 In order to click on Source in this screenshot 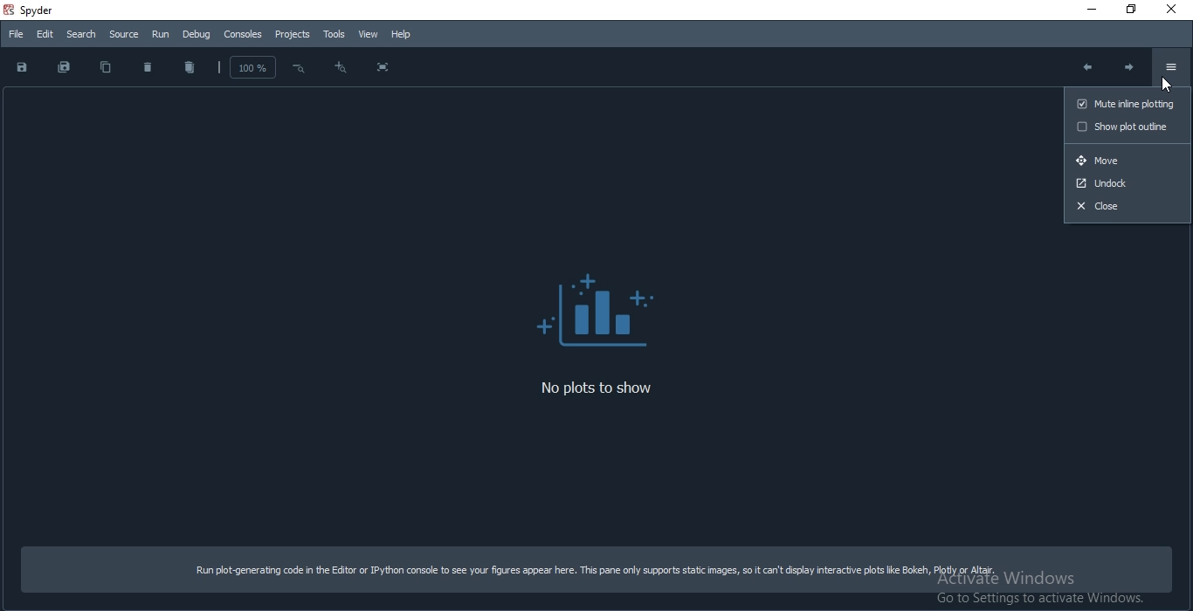, I will do `click(124, 35)`.